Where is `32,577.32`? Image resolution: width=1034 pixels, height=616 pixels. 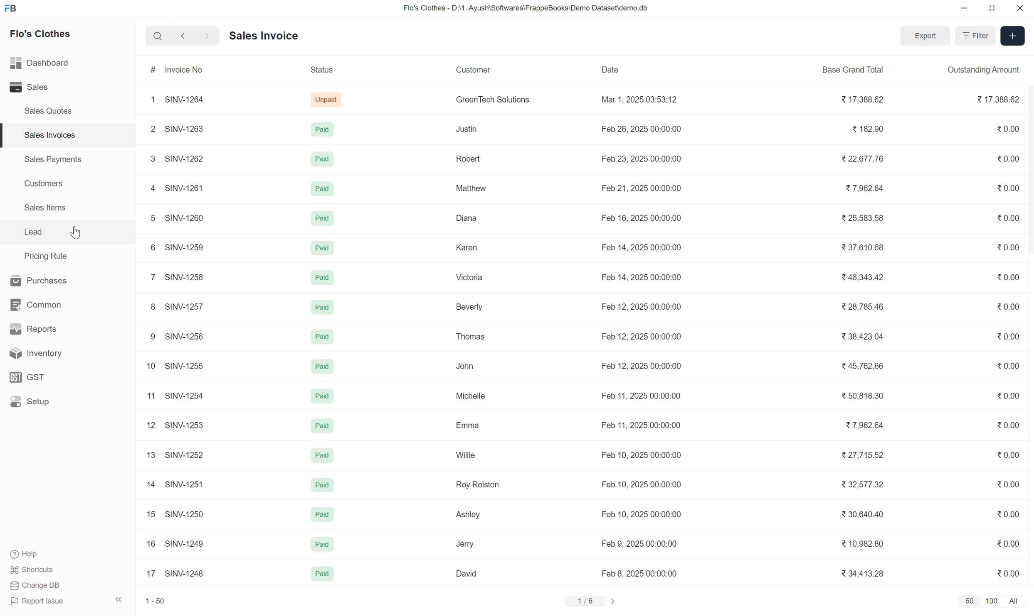
32,577.32 is located at coordinates (640, 484).